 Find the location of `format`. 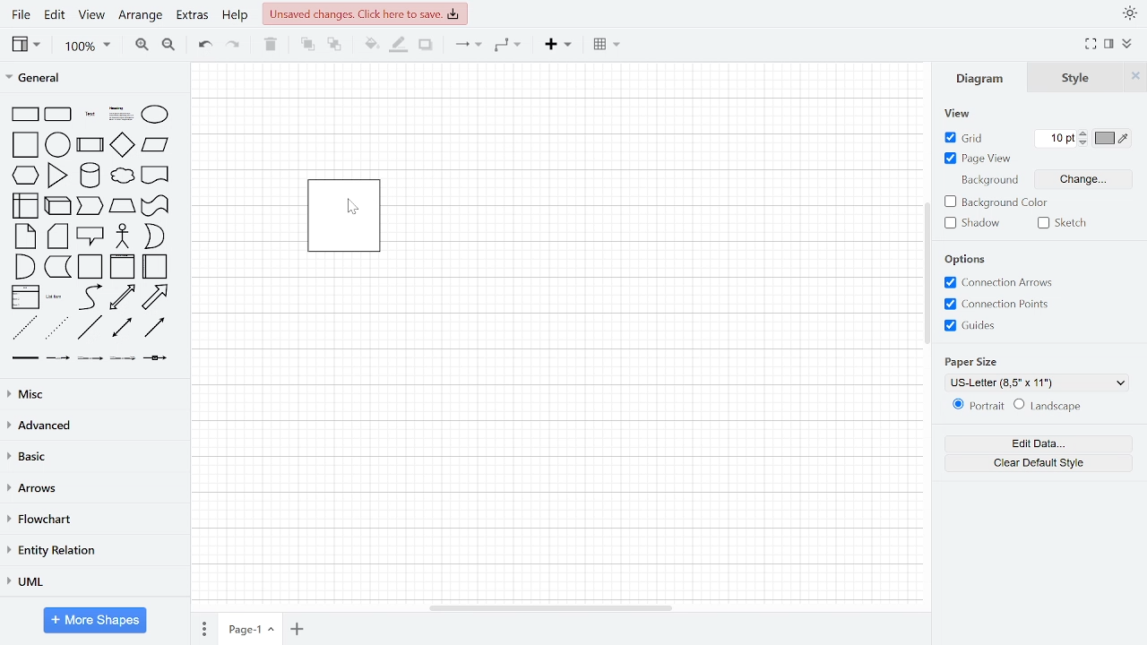

format is located at coordinates (1109, 44).